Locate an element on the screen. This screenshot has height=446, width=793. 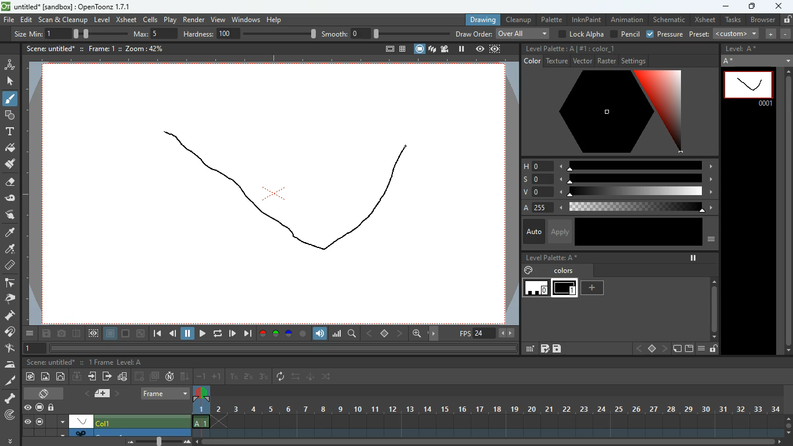
a is located at coordinates (10, 233).